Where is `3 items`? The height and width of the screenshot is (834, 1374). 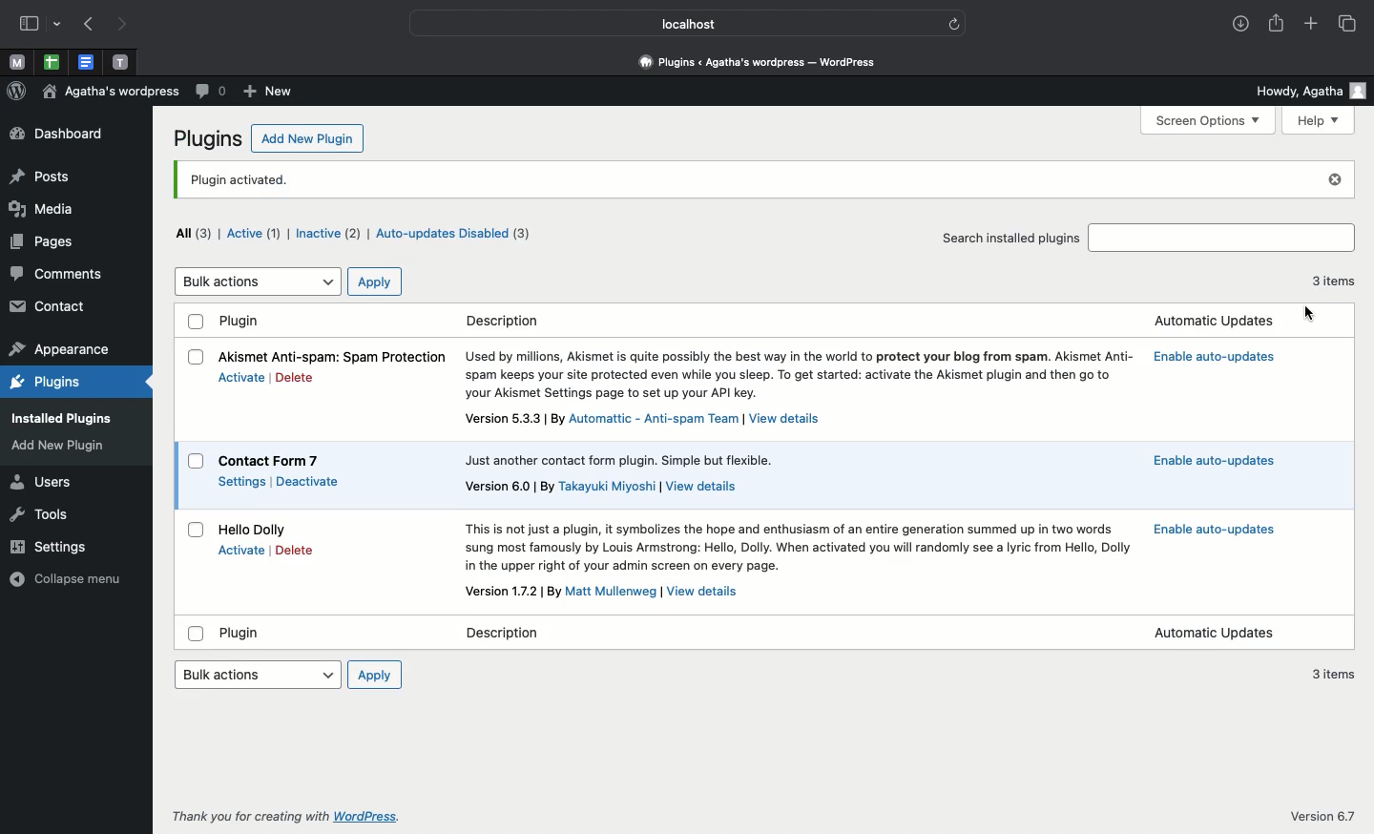
3 items is located at coordinates (1335, 678).